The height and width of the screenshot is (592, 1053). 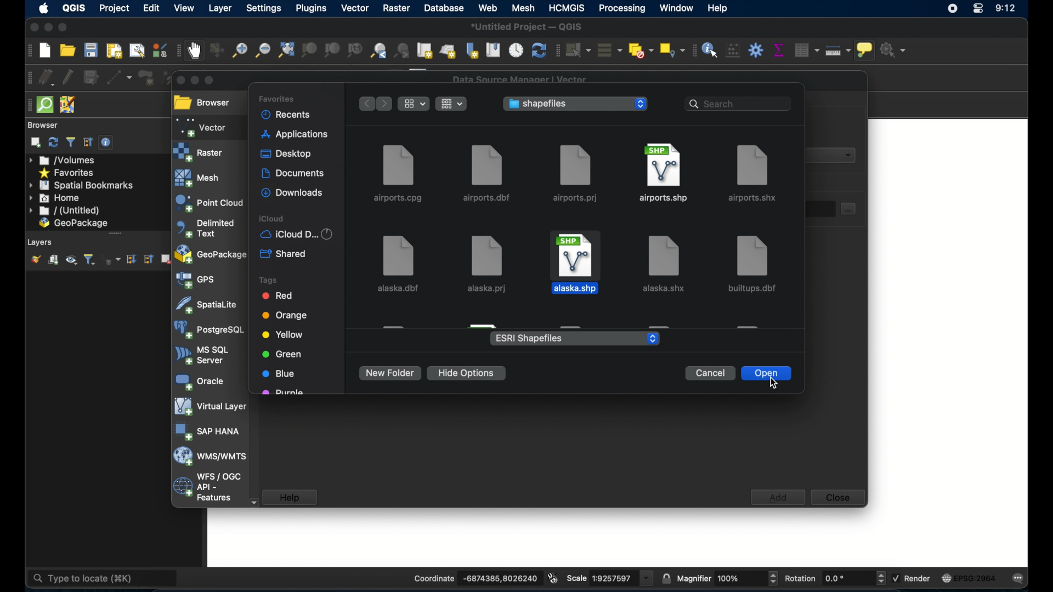 What do you see at coordinates (65, 211) in the screenshot?
I see `untitled` at bounding box center [65, 211].